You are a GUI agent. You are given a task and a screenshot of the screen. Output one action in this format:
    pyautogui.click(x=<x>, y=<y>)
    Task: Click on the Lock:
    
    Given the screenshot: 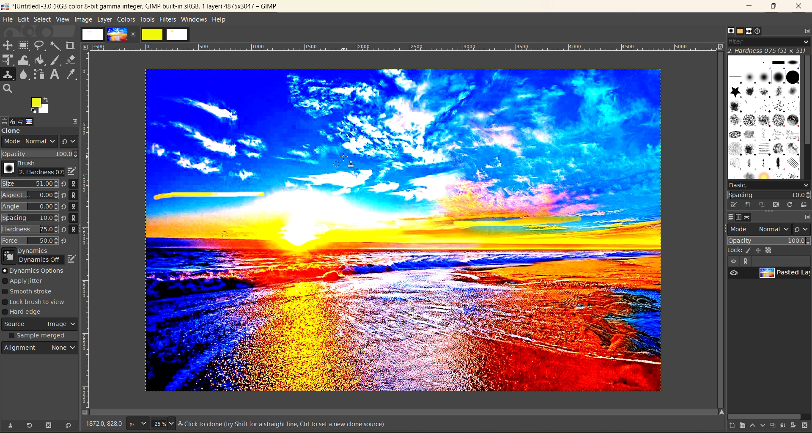 What is the action you would take?
    pyautogui.click(x=735, y=250)
    